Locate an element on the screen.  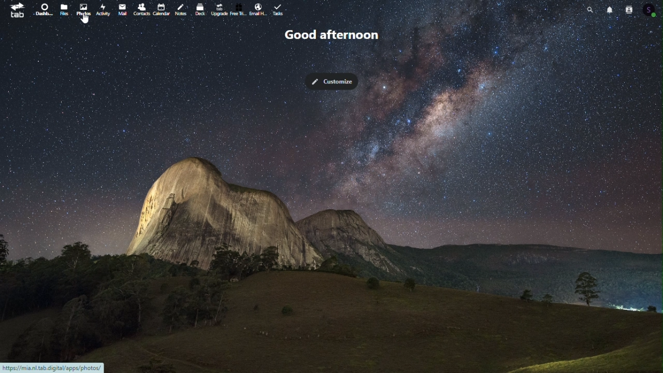
file is located at coordinates (64, 10).